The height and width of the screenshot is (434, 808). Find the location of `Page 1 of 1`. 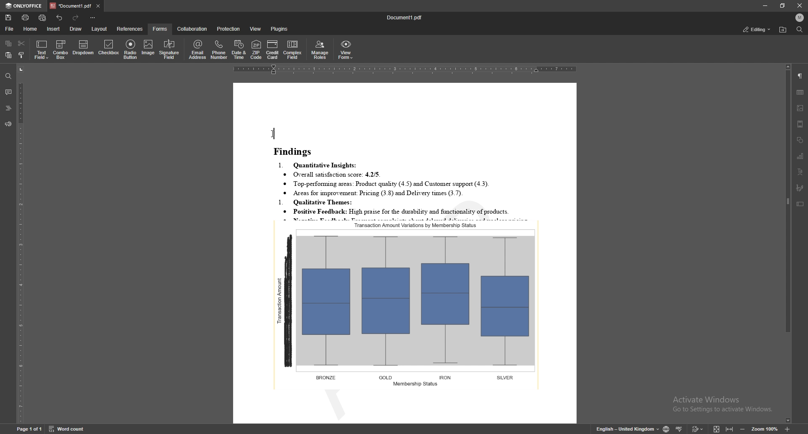

Page 1 of 1 is located at coordinates (22, 430).